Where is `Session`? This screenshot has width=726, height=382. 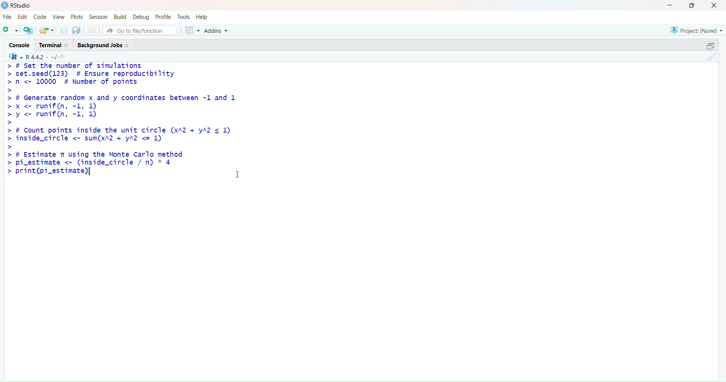 Session is located at coordinates (98, 16).